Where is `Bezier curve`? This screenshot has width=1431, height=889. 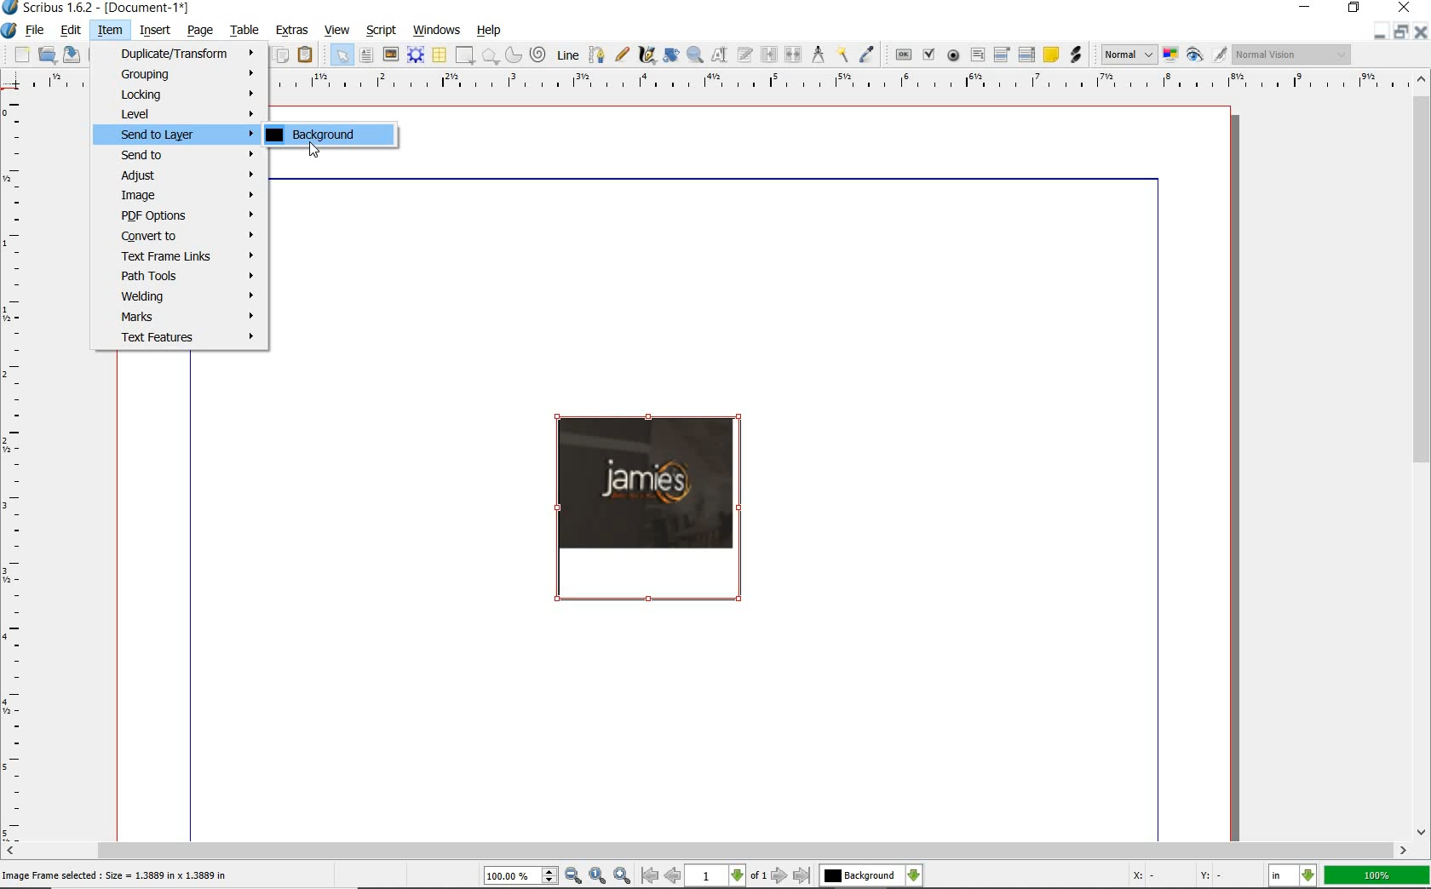
Bezier curve is located at coordinates (597, 54).